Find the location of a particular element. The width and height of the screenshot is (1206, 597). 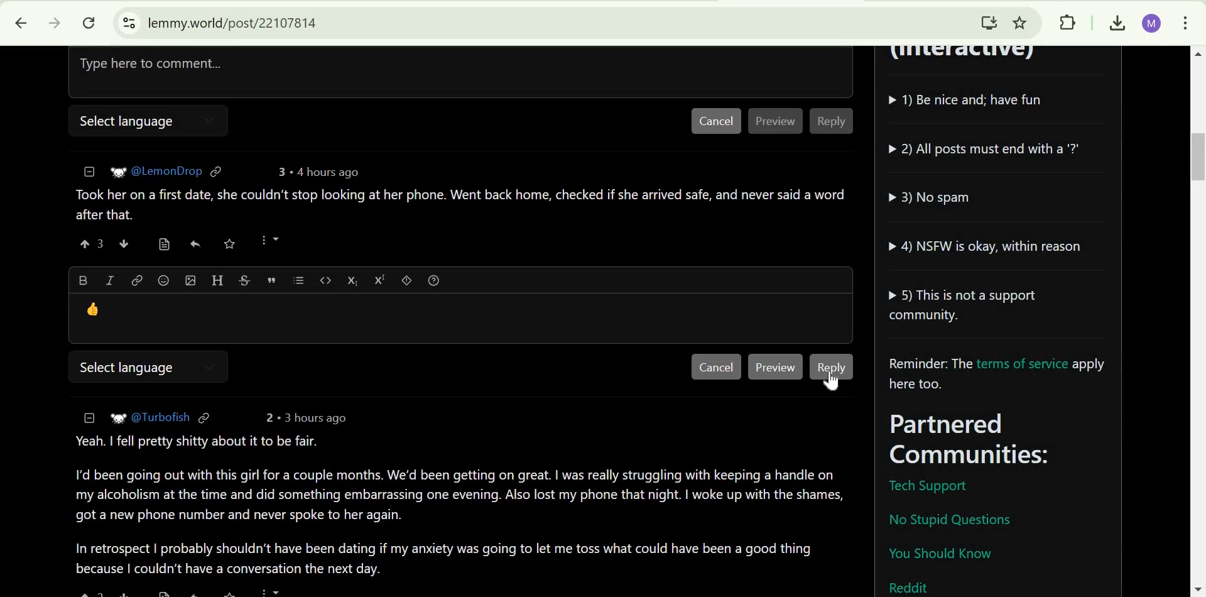

quote is located at coordinates (272, 280).